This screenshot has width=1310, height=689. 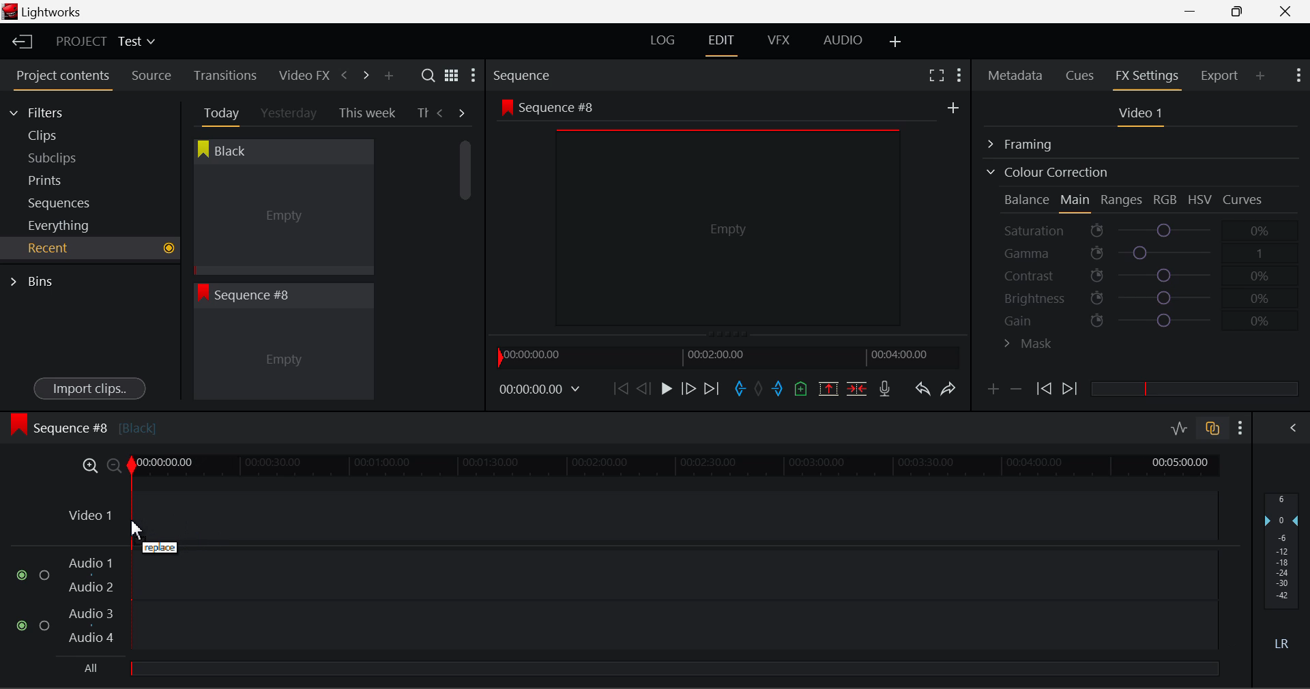 What do you see at coordinates (430, 76) in the screenshot?
I see `Search` at bounding box center [430, 76].